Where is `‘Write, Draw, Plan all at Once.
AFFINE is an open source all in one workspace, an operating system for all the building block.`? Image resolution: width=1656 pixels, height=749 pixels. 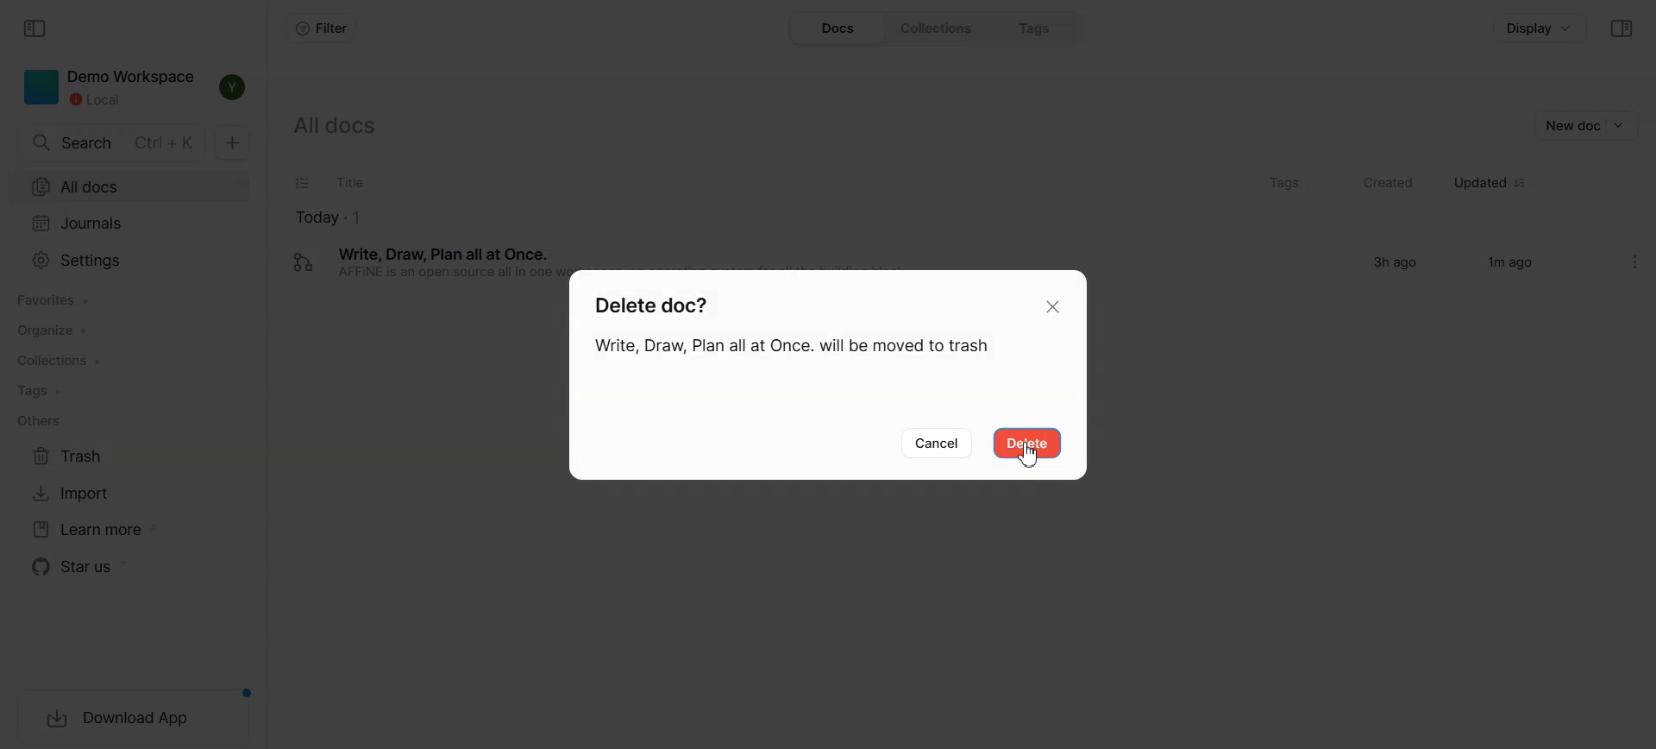 ‘Write, Draw, Plan all at Once.
AFFINE is an open source all in one workspace, an operating system for all the building block. is located at coordinates (474, 261).